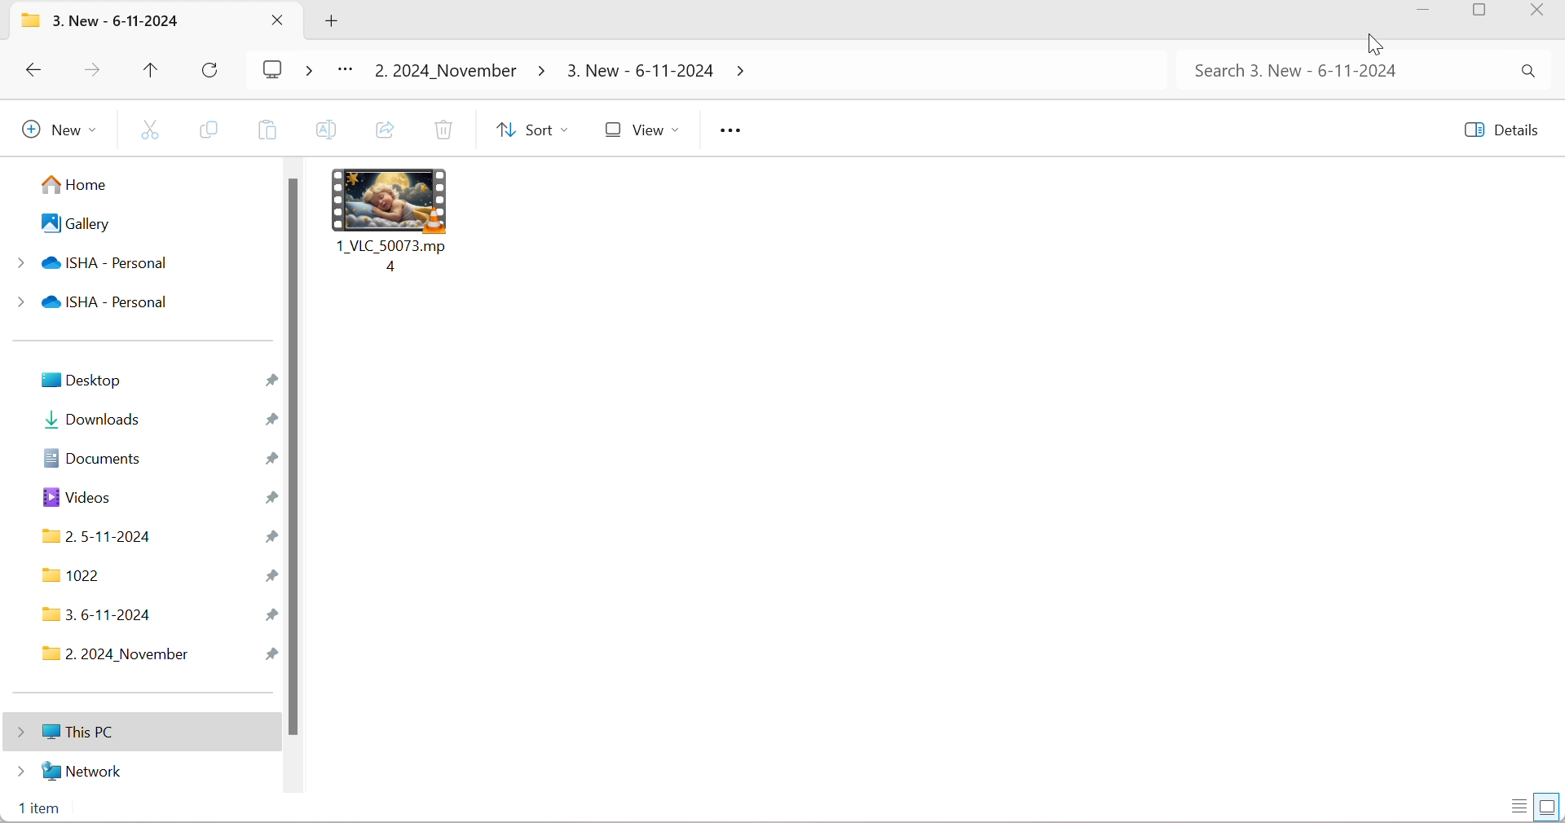 Image resolution: width=1565 pixels, height=823 pixels. What do you see at coordinates (152, 130) in the screenshot?
I see `Cut` at bounding box center [152, 130].